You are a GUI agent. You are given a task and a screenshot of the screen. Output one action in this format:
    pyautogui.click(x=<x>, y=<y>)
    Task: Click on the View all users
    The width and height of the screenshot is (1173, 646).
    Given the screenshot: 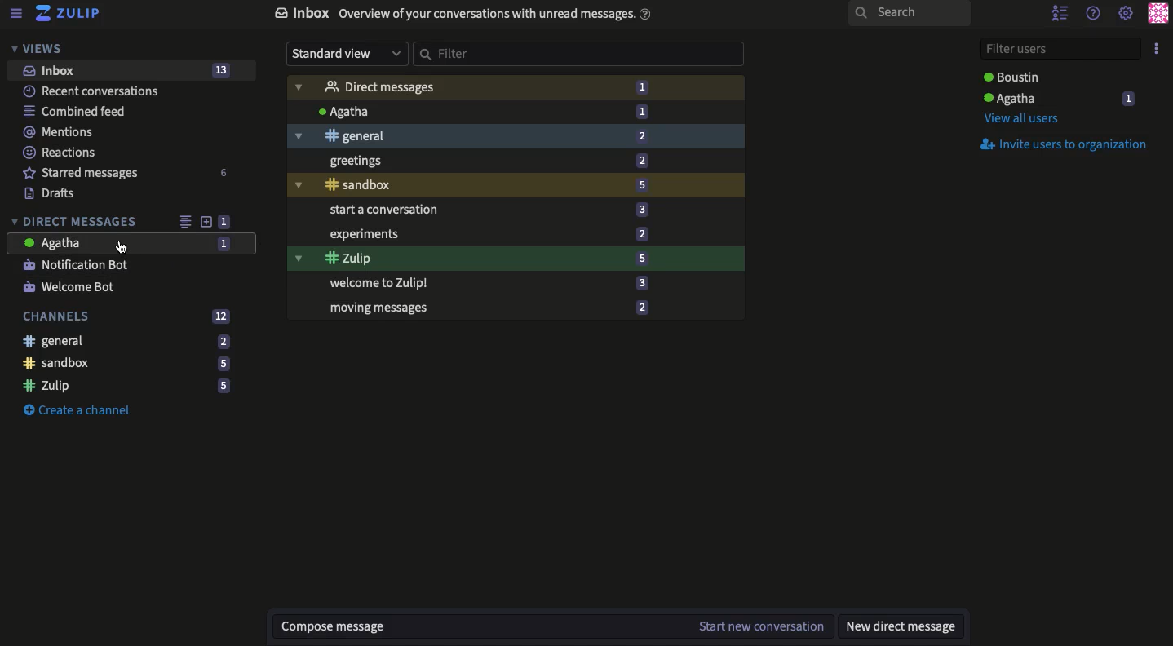 What is the action you would take?
    pyautogui.click(x=1028, y=120)
    